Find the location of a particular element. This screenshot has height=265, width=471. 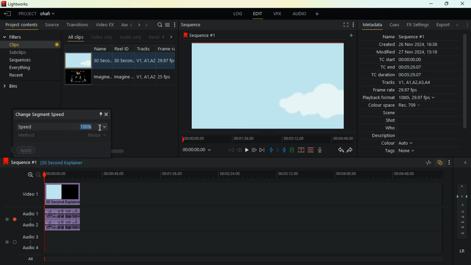

project is located at coordinates (39, 14).